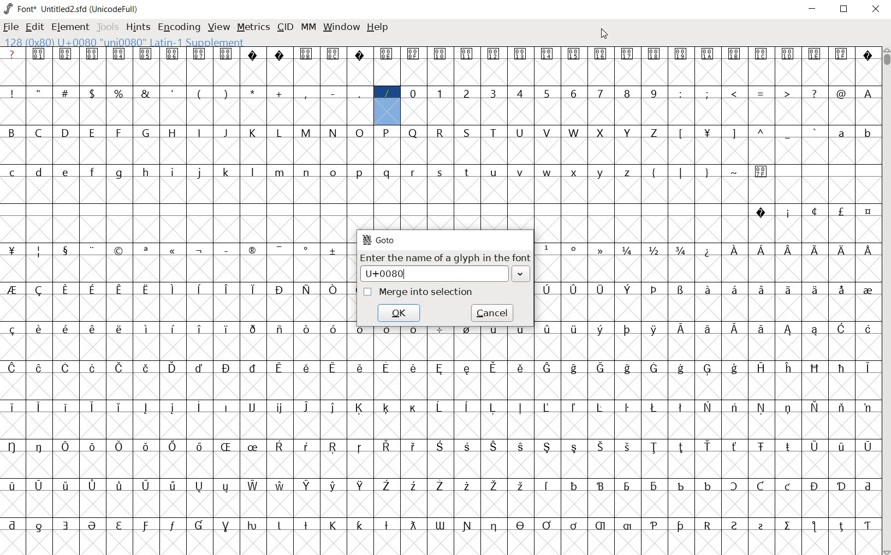 Image resolution: width=891 pixels, height=555 pixels. What do you see at coordinates (306, 330) in the screenshot?
I see `glyph` at bounding box center [306, 330].